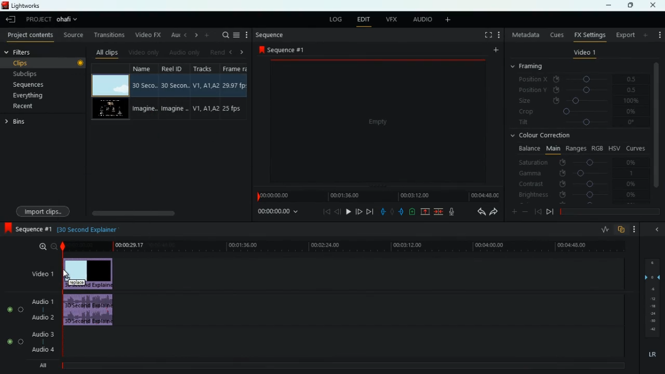 The height and width of the screenshot is (374, 665). Describe the element at coordinates (412, 212) in the screenshot. I see `battery` at that location.